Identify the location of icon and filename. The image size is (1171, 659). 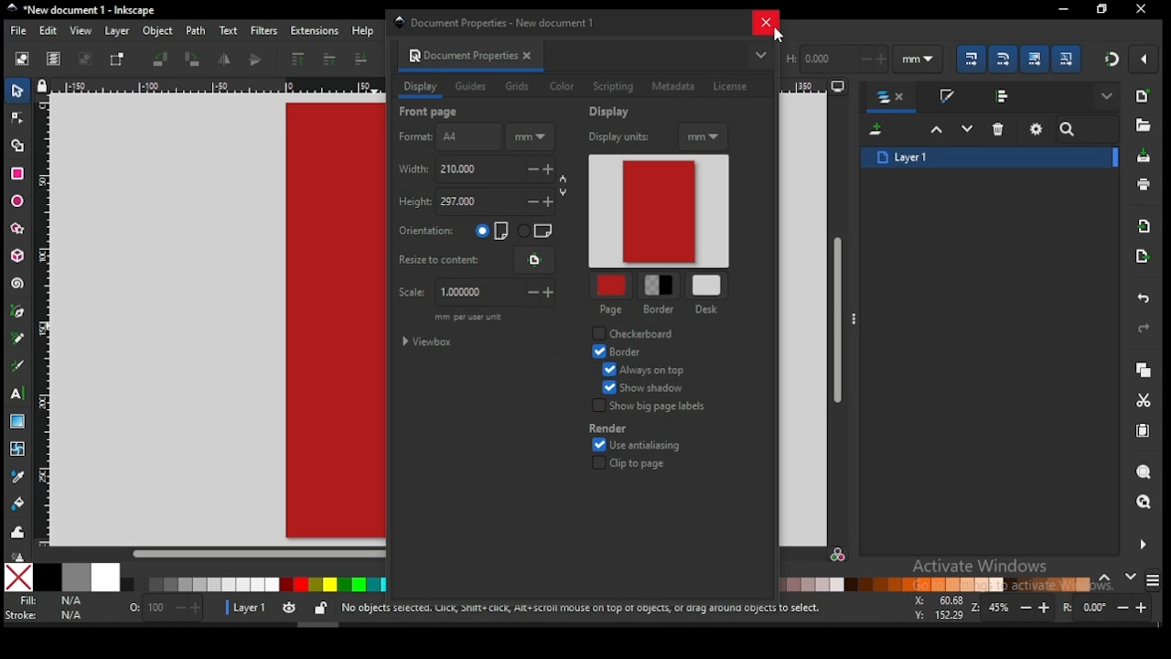
(82, 10).